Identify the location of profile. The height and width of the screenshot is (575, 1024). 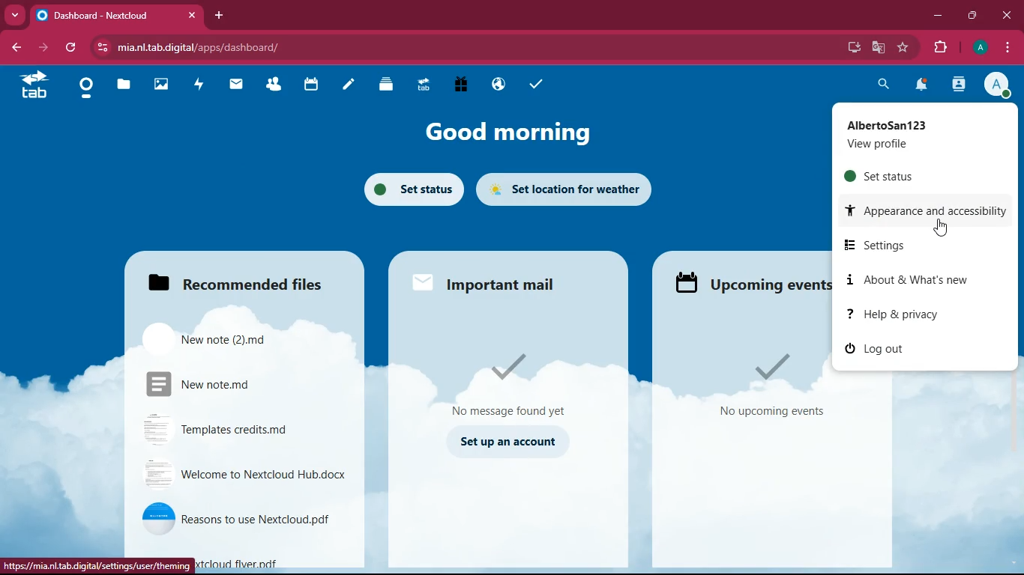
(980, 47).